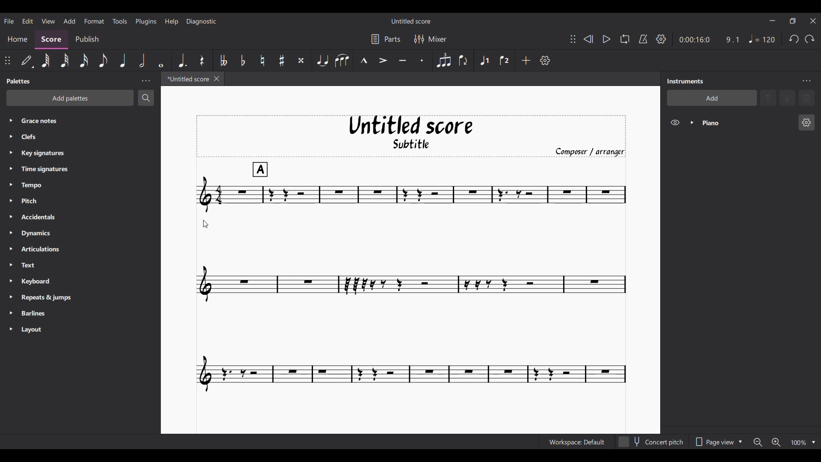  I want to click on Move instrument down, so click(787, 98).